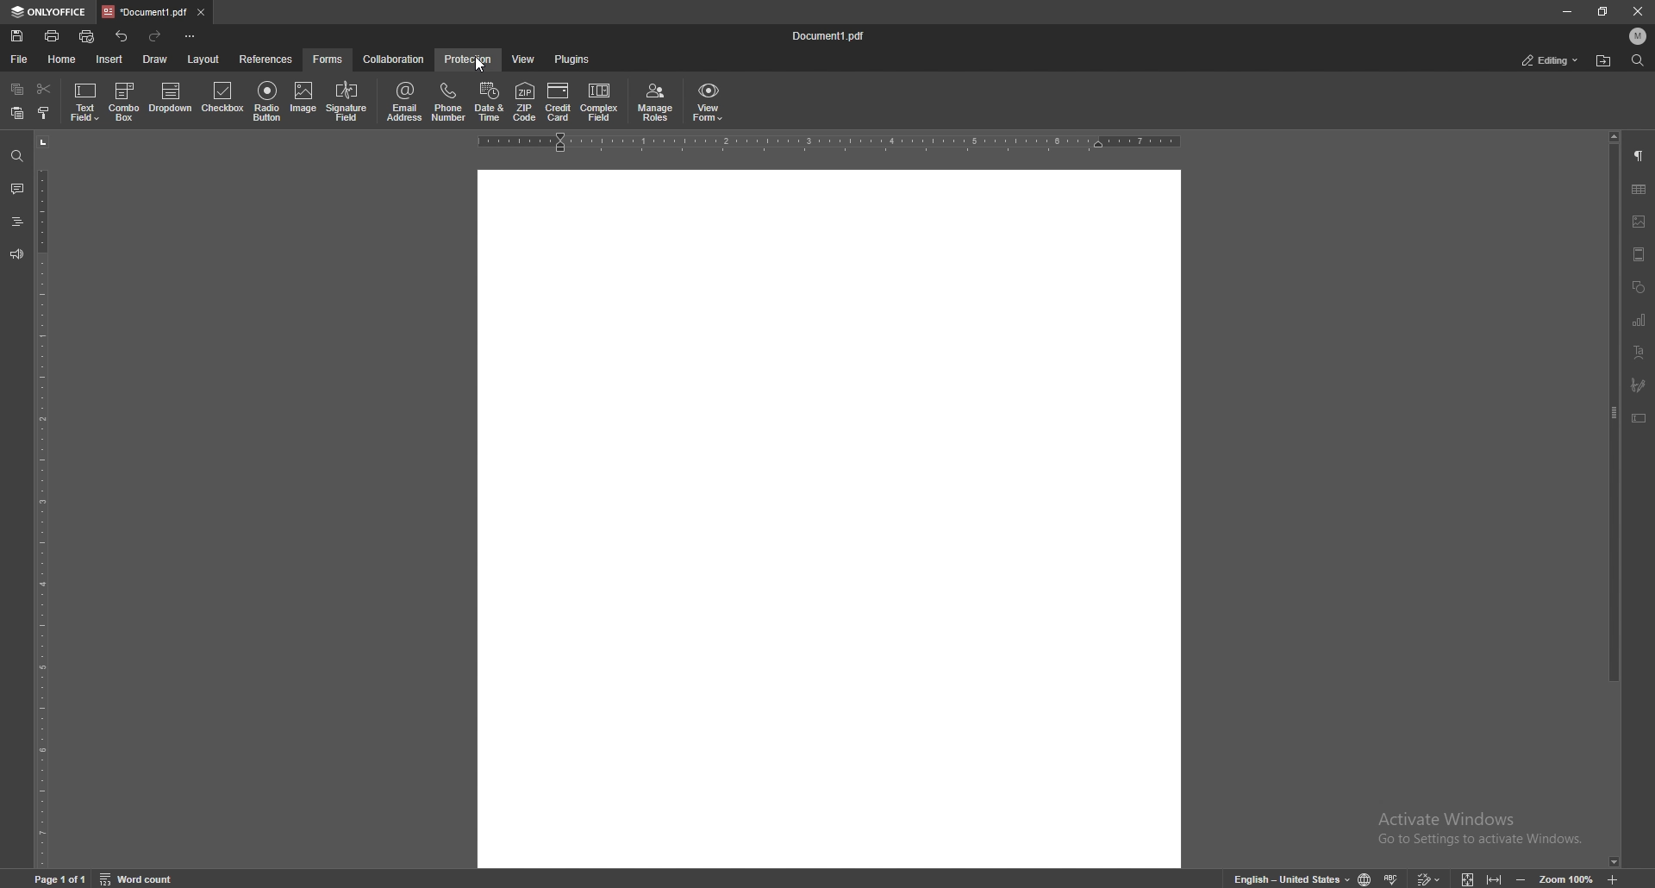  What do you see at coordinates (829, 517) in the screenshot?
I see `document` at bounding box center [829, 517].